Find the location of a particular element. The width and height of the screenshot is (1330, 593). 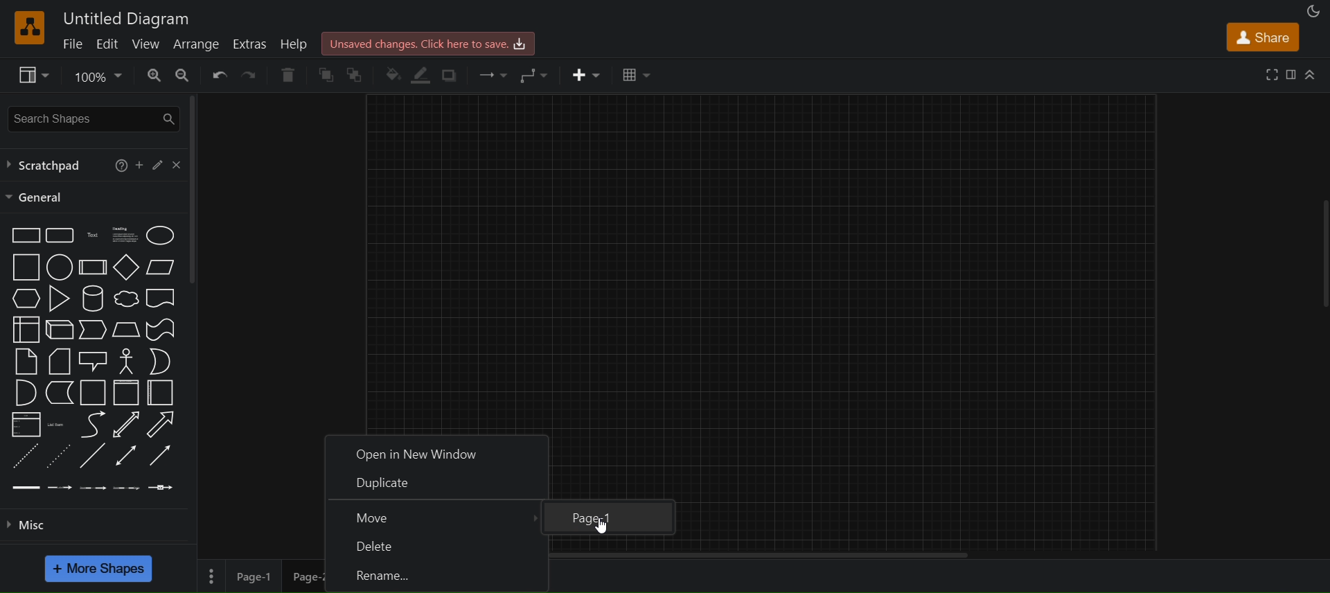

parallelogram is located at coordinates (161, 267).